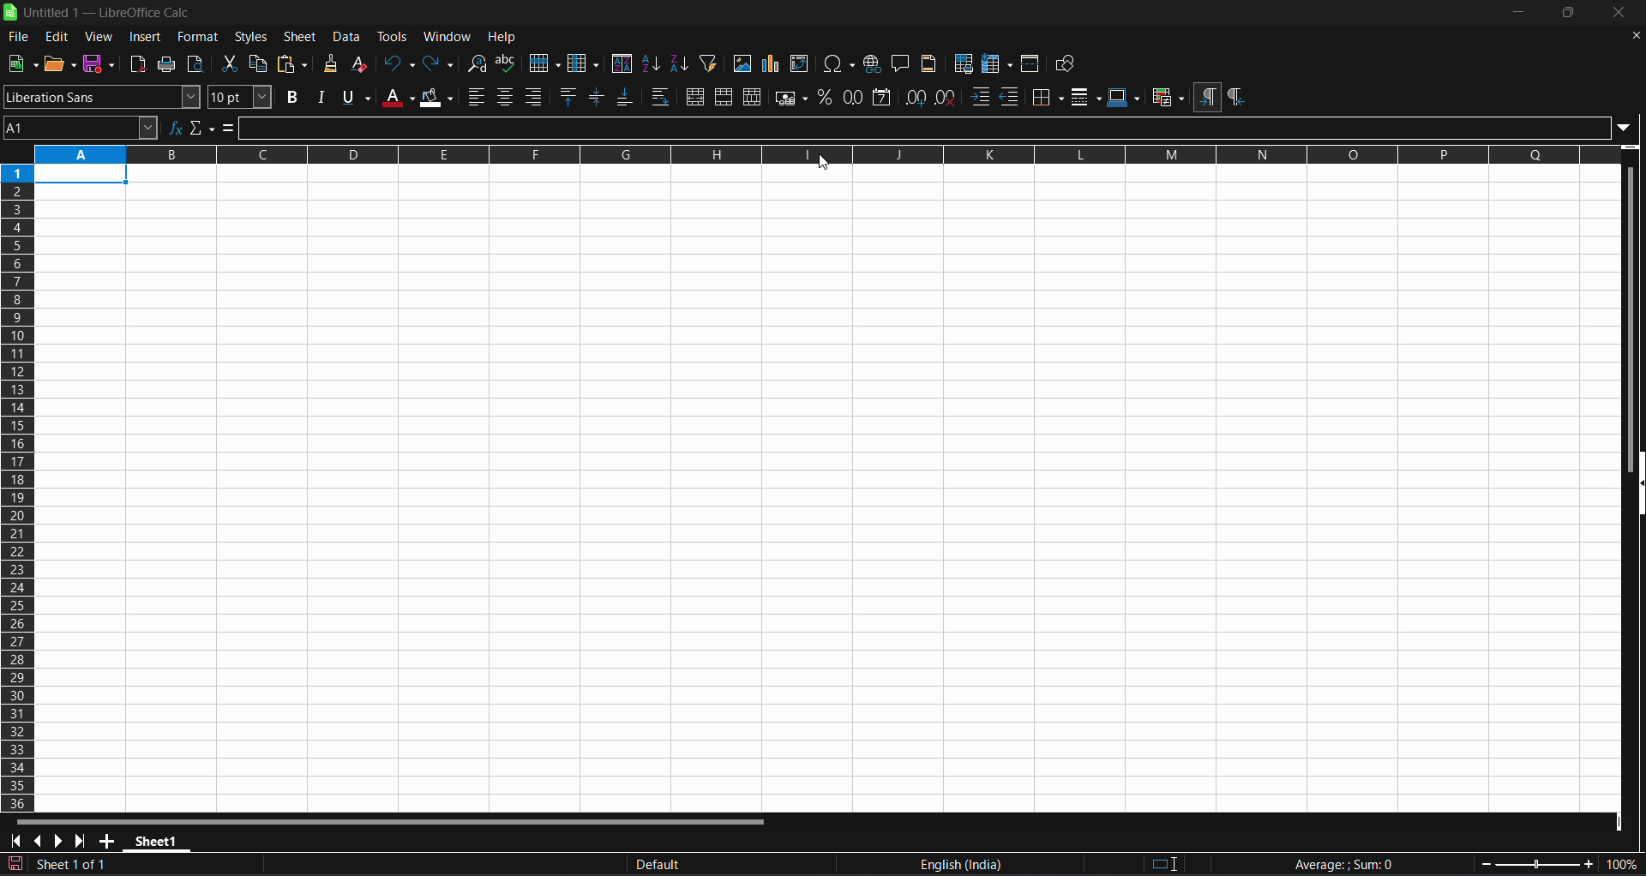  What do you see at coordinates (164, 837) in the screenshot?
I see `sheet 1` at bounding box center [164, 837].